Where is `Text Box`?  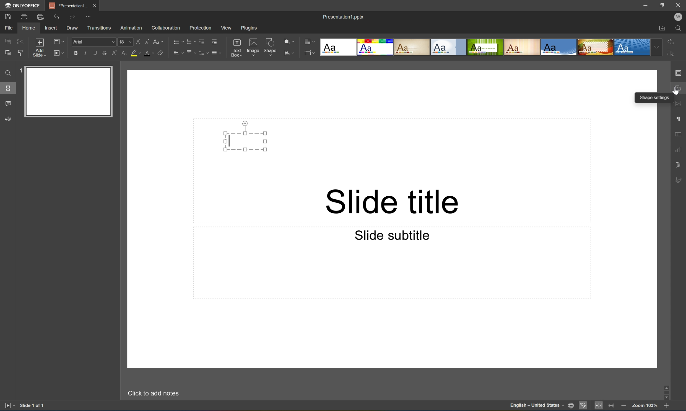
Text Box is located at coordinates (245, 142).